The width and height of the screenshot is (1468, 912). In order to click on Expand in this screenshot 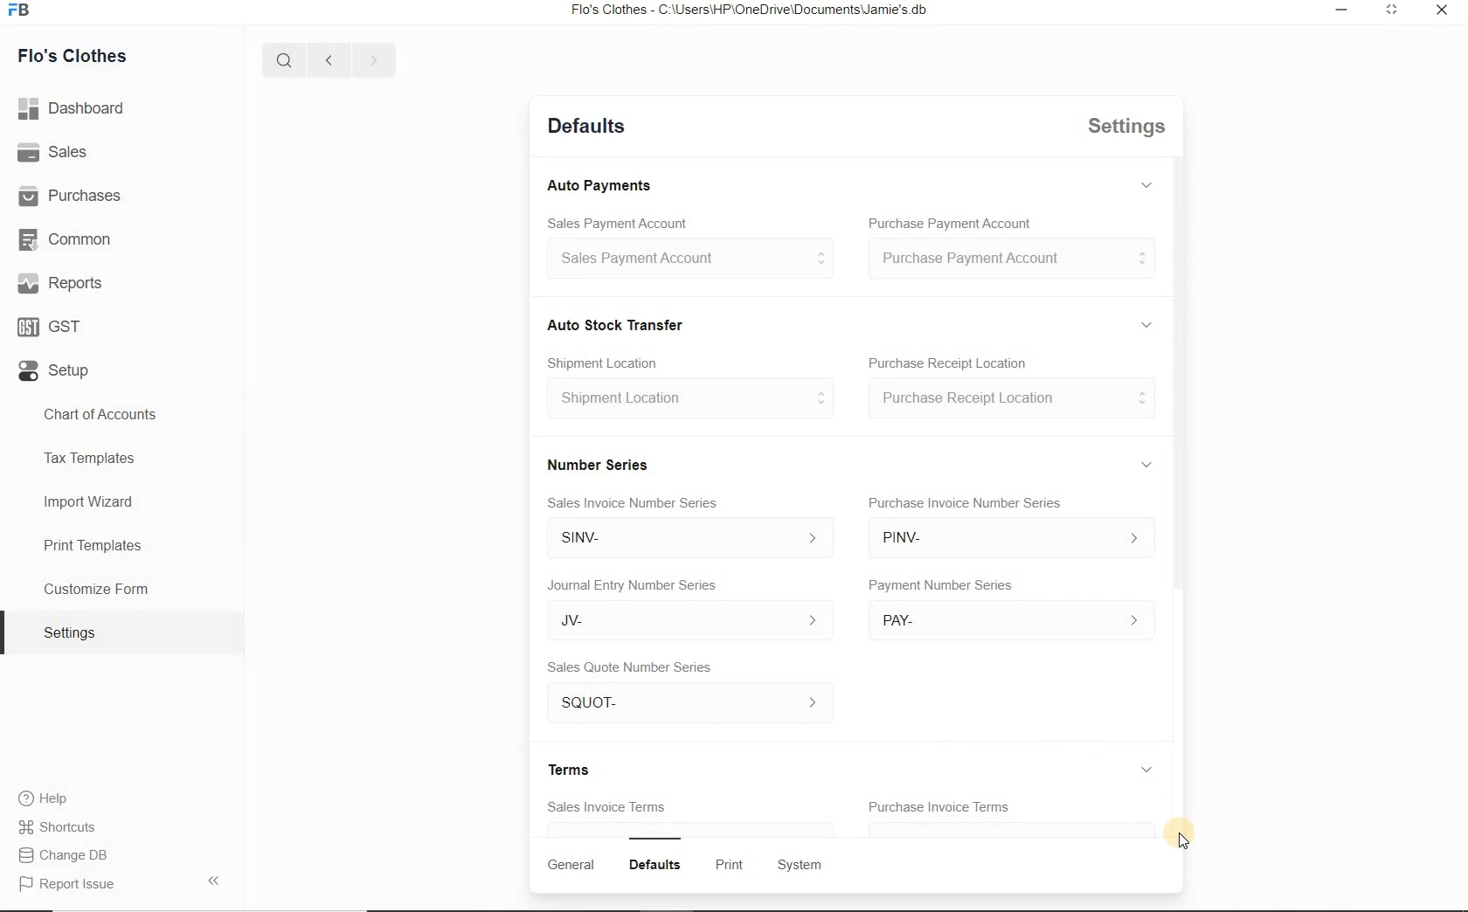, I will do `click(1146, 324)`.